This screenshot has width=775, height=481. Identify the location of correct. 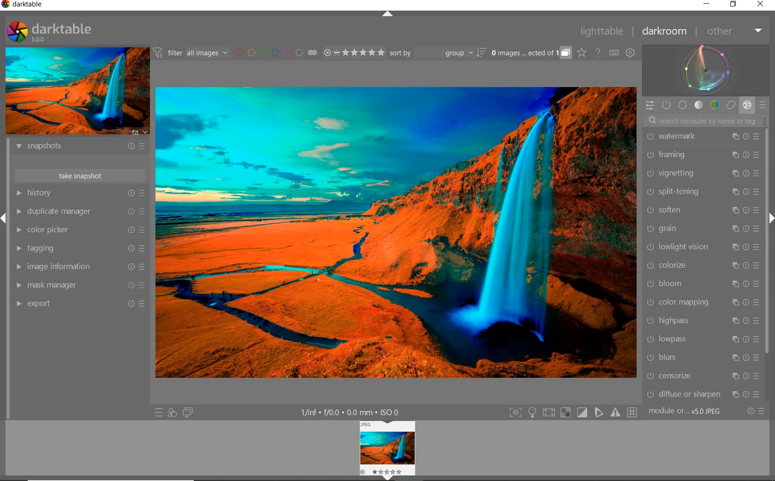
(730, 105).